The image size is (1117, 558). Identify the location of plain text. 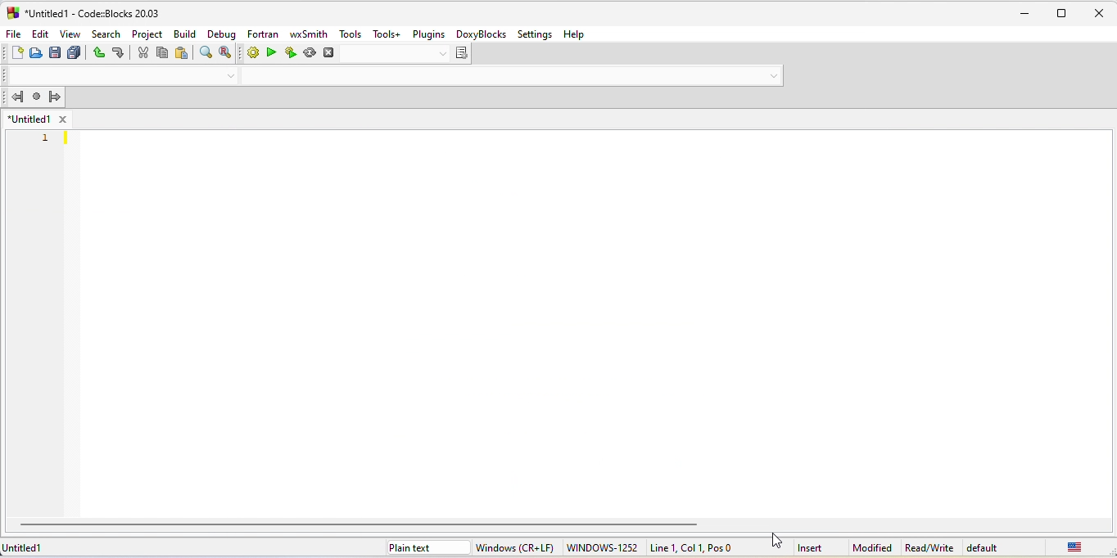
(428, 547).